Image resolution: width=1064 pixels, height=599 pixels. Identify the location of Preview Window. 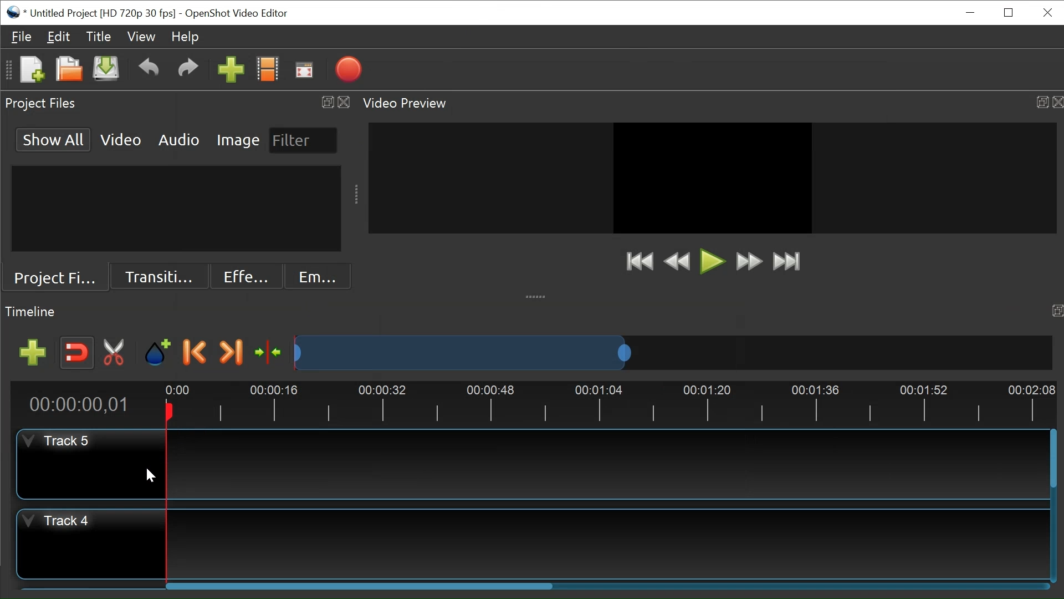
(713, 177).